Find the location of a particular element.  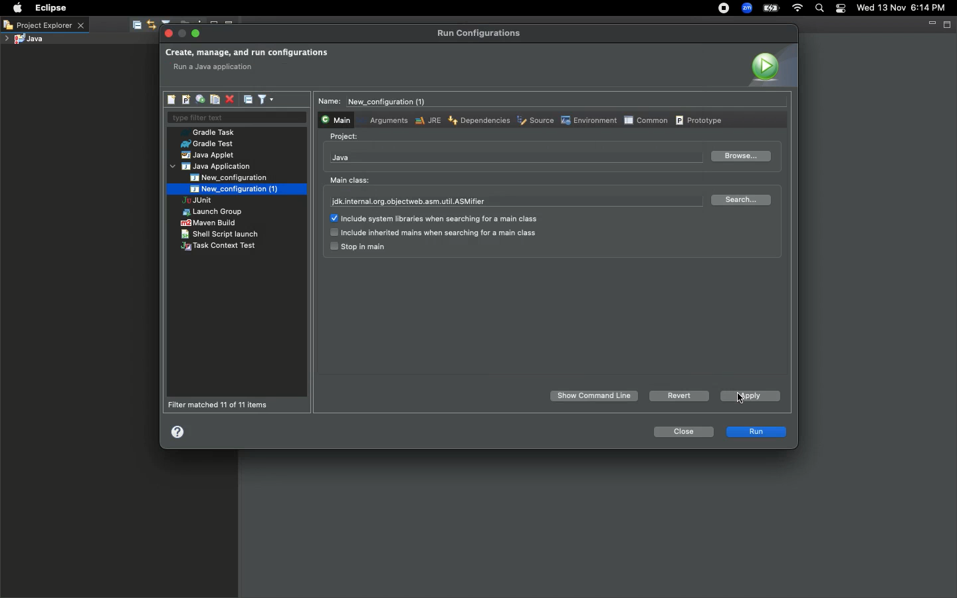

Close is located at coordinates (682, 432).